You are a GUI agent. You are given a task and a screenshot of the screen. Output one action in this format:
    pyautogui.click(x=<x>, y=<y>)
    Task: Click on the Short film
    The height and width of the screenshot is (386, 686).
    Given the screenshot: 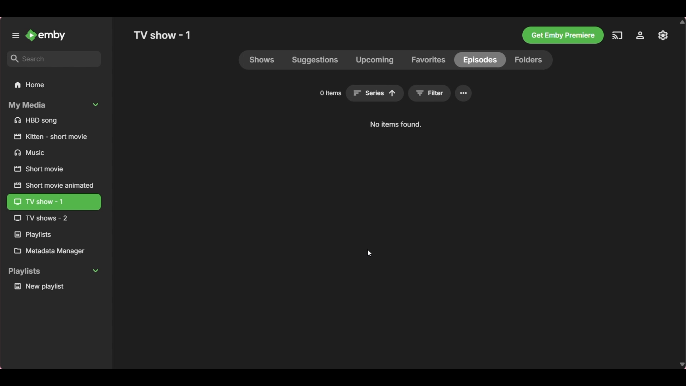 What is the action you would take?
    pyautogui.click(x=54, y=137)
    